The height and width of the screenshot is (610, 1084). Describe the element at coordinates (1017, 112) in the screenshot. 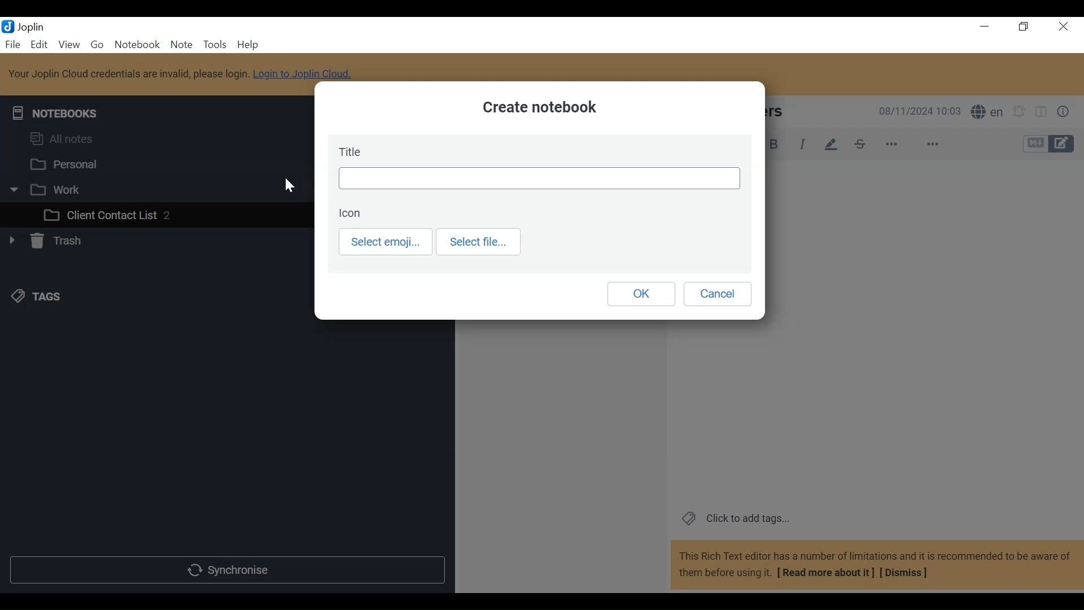

I see `set alarm` at that location.